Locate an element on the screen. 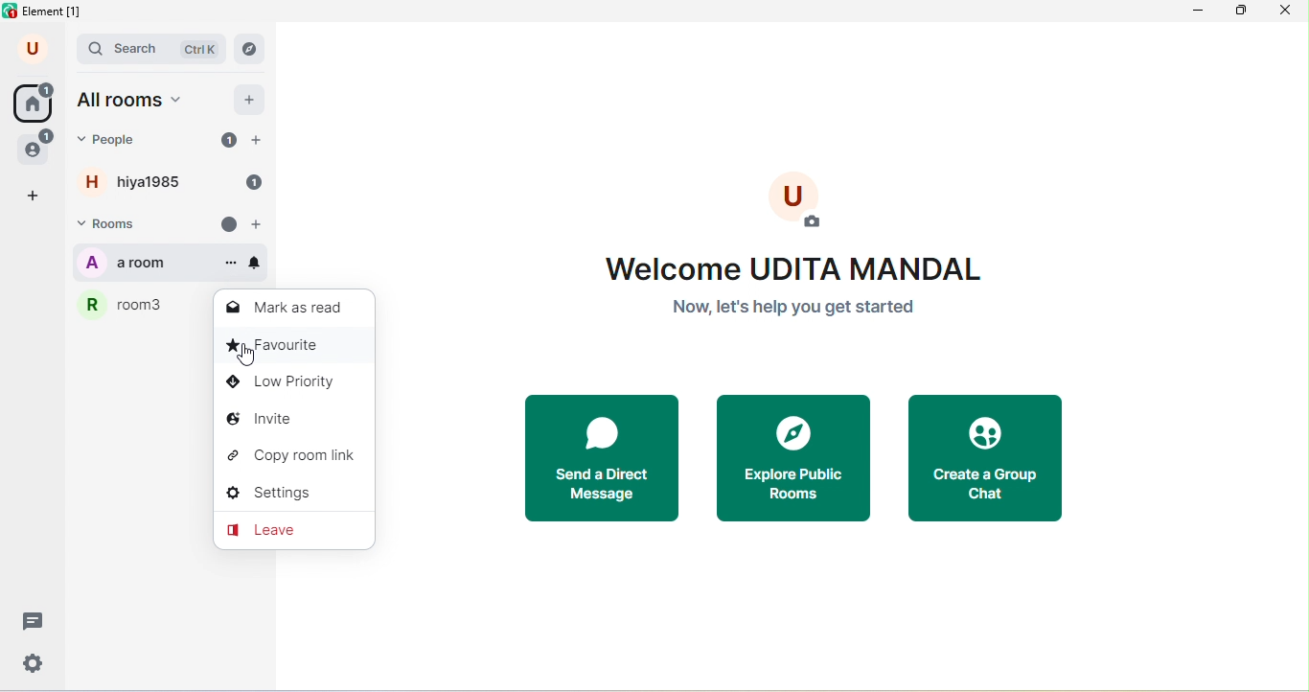 The width and height of the screenshot is (1309, 692). settings is located at coordinates (294, 495).